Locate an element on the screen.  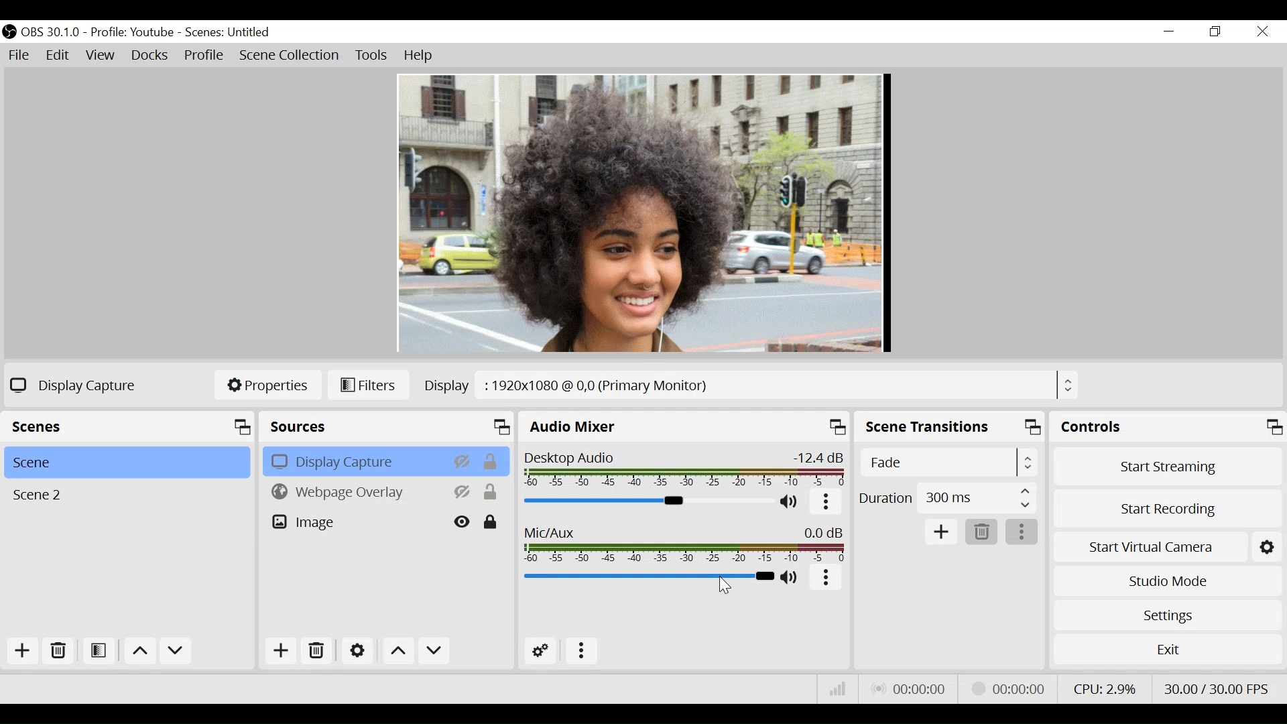
(un)mute is located at coordinates (792, 502).